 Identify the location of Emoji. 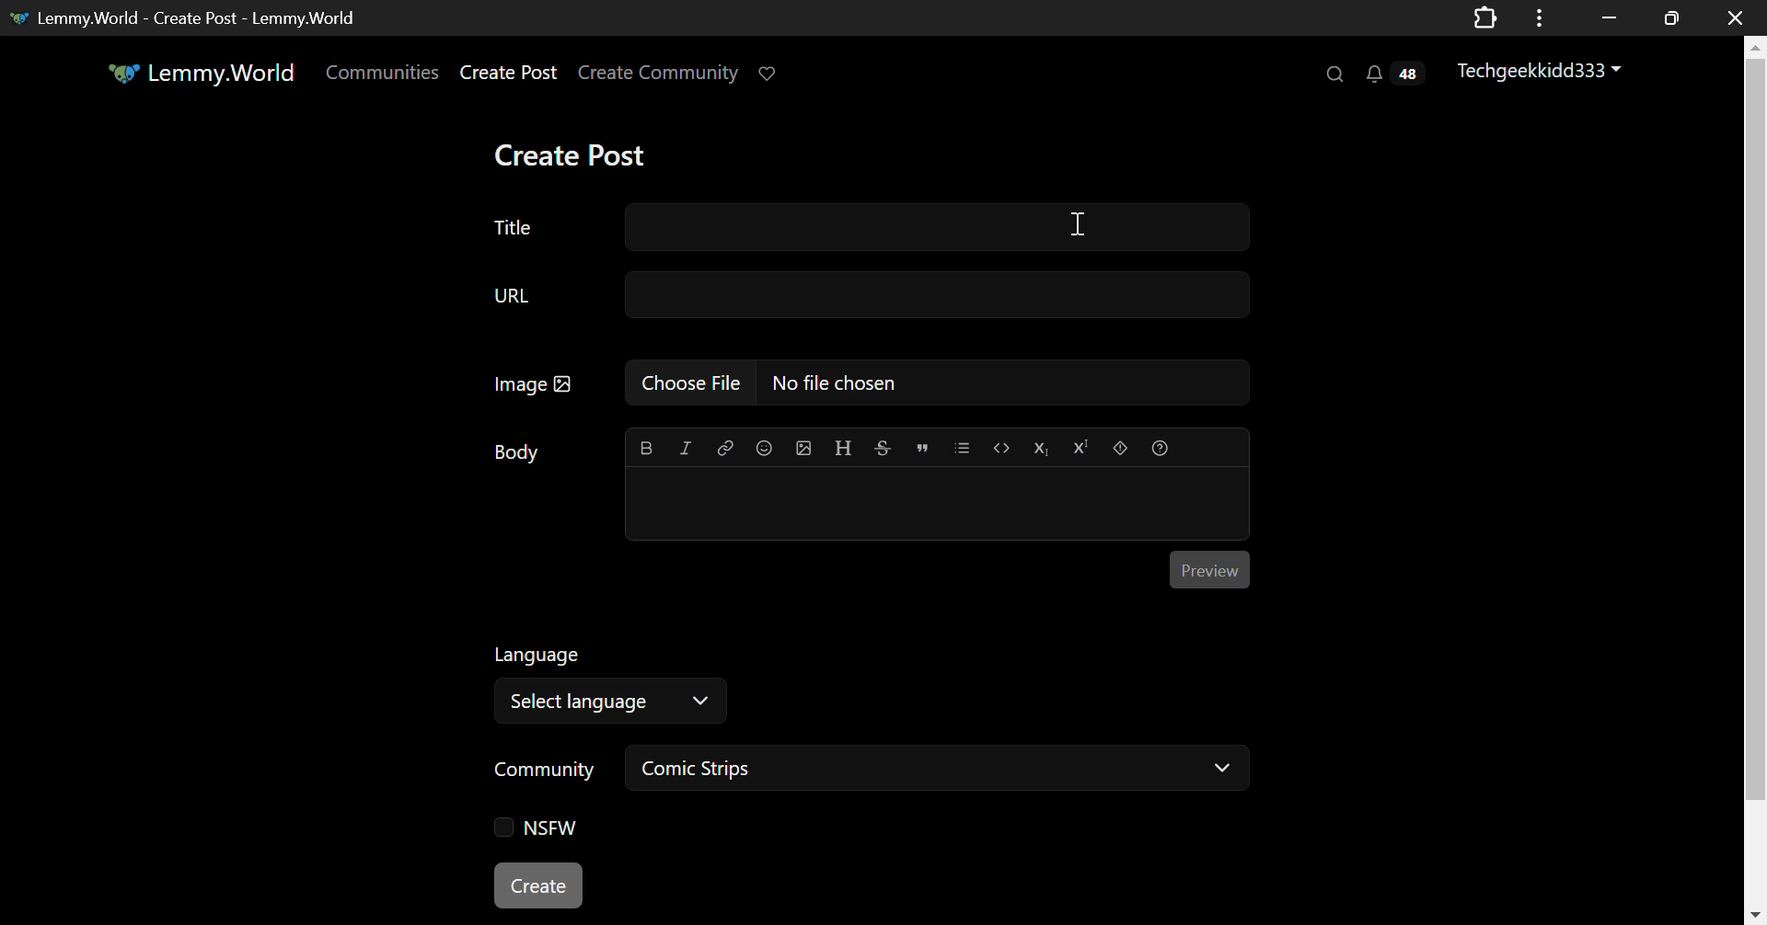
(764, 449).